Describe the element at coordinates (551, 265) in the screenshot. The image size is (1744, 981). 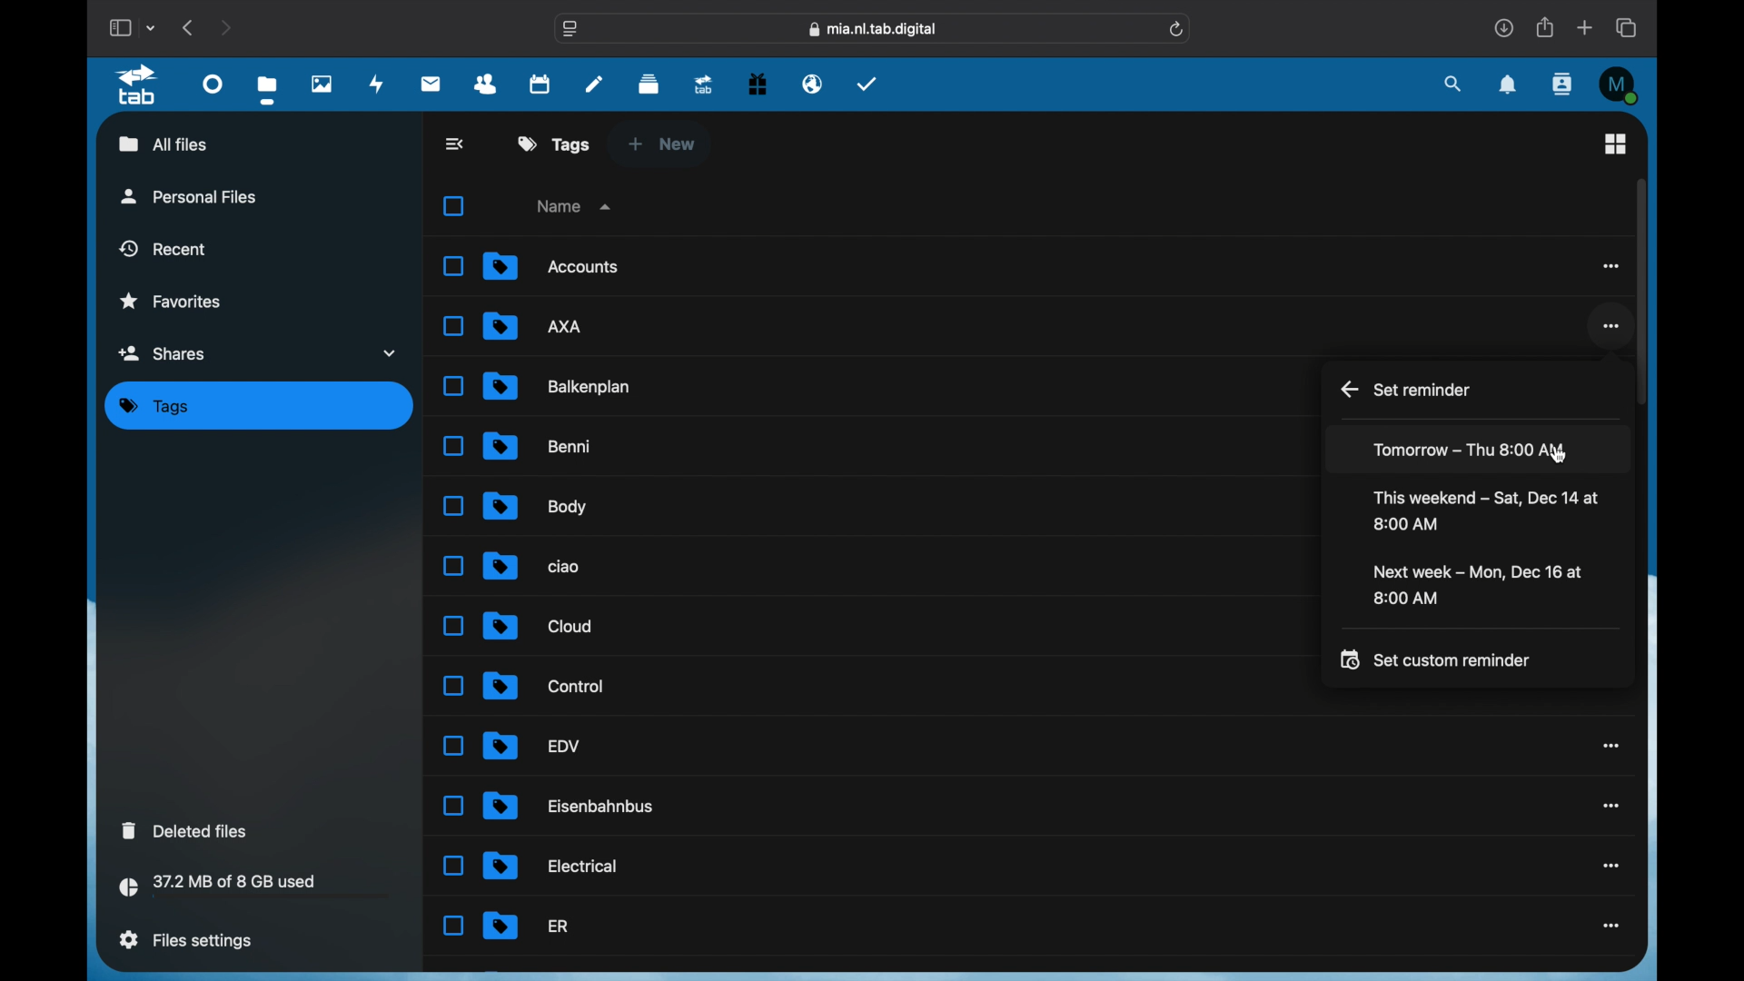
I see `file` at that location.